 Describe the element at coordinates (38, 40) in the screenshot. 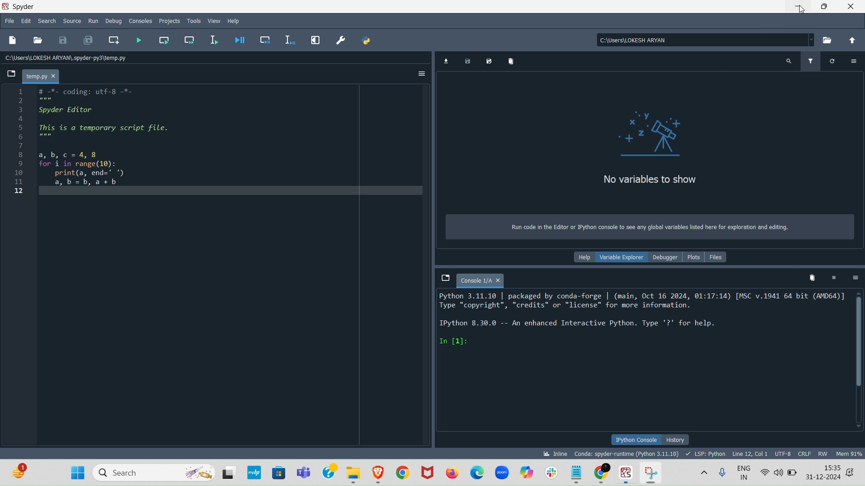

I see `Open file (Ctrl + O)` at that location.